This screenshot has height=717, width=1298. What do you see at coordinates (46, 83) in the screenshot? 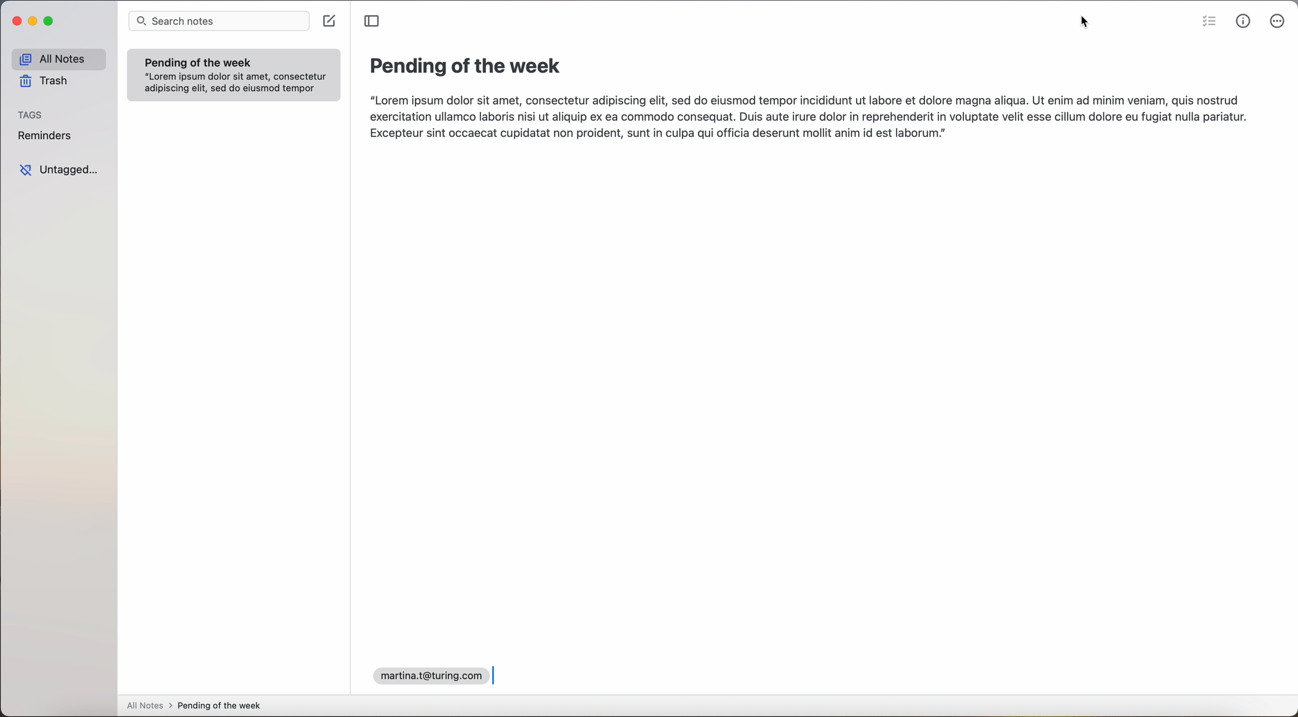
I see `trash` at bounding box center [46, 83].